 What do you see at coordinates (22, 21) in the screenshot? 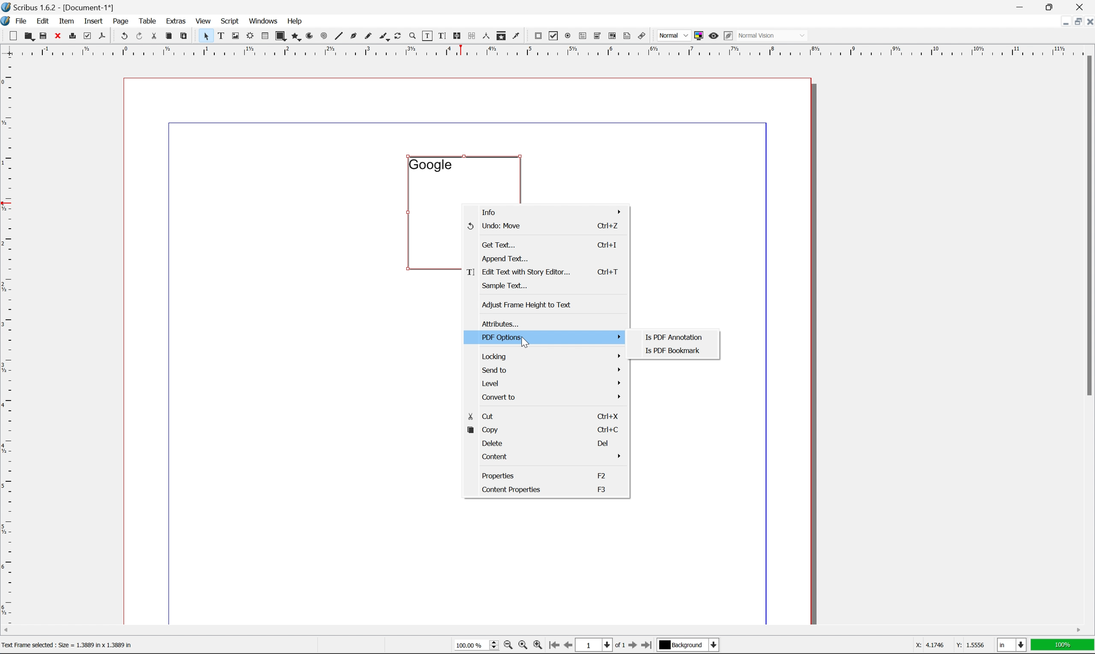
I see `file` at bounding box center [22, 21].